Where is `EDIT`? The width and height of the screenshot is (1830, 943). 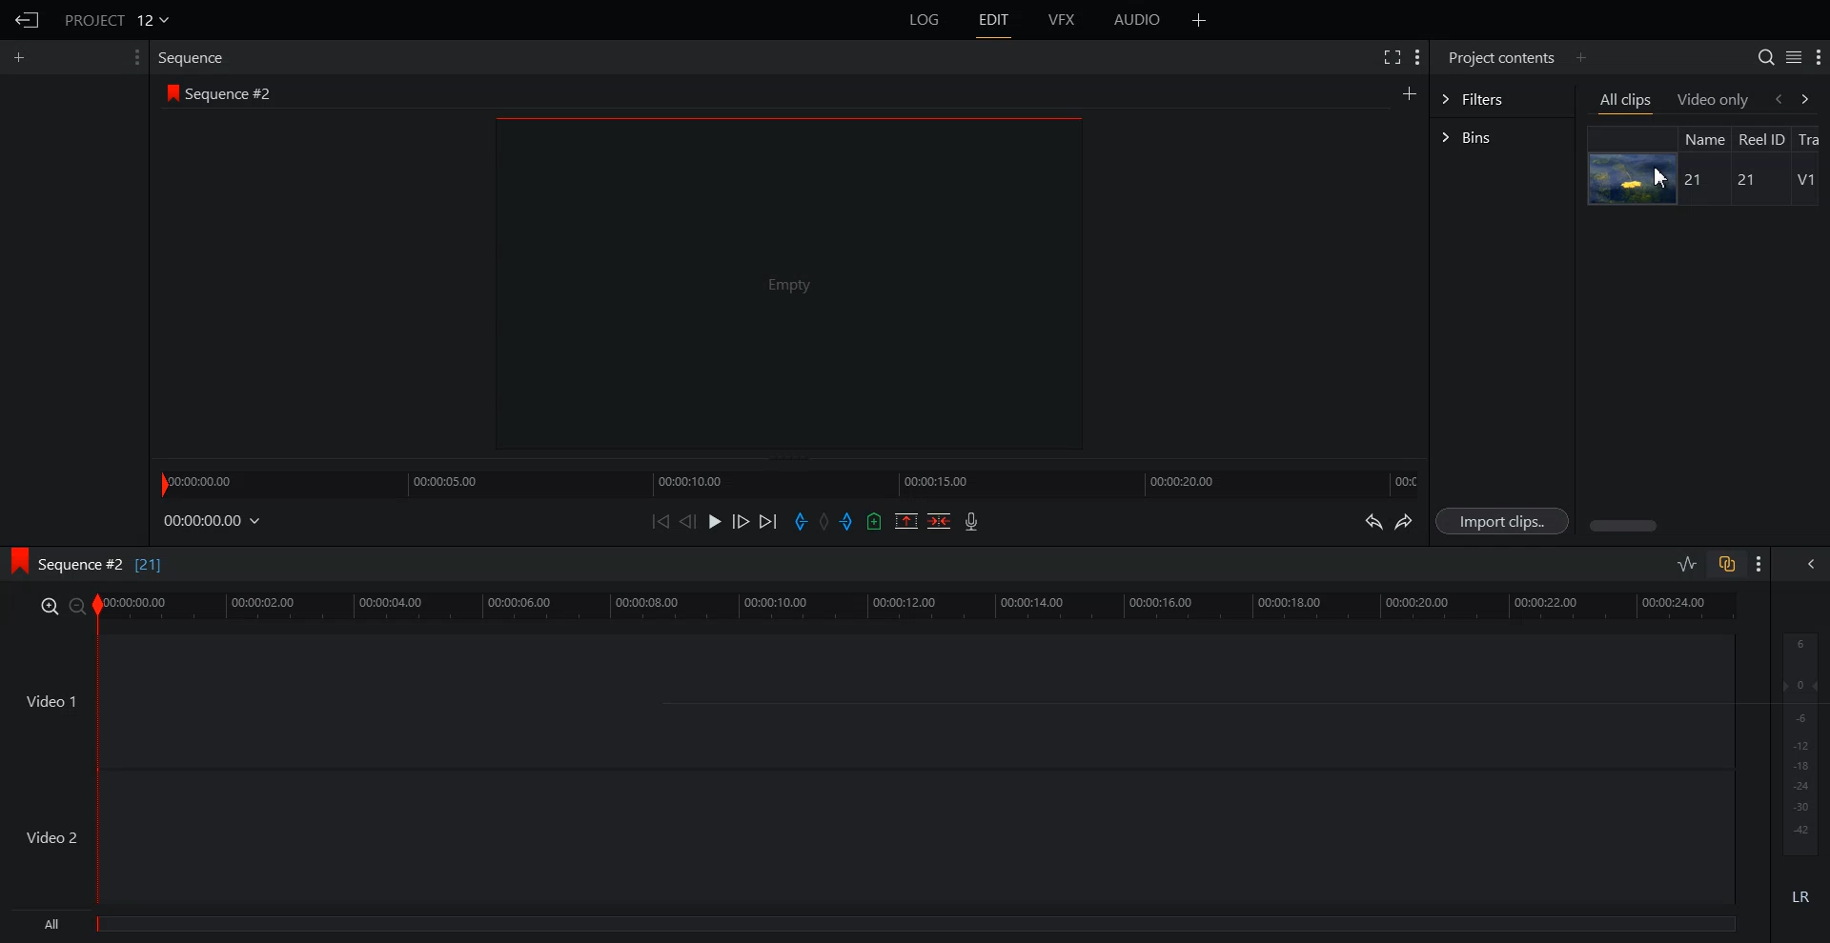 EDIT is located at coordinates (992, 20).